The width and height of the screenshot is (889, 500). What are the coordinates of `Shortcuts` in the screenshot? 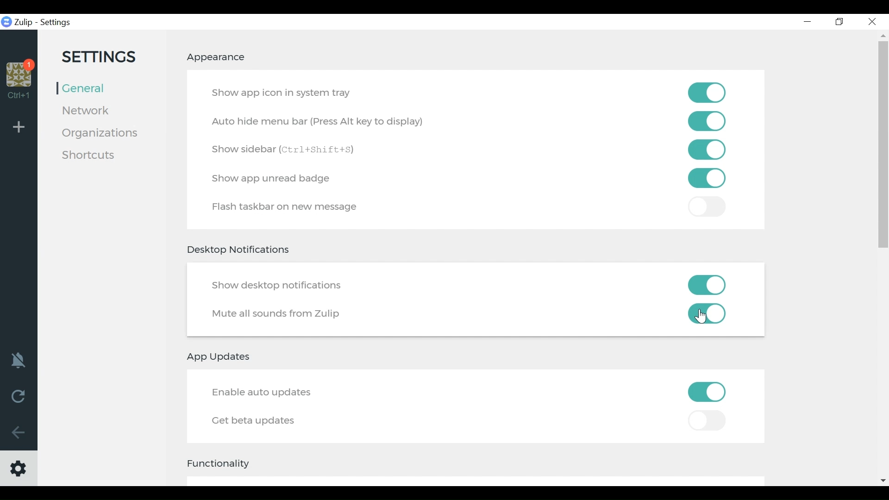 It's located at (91, 156).